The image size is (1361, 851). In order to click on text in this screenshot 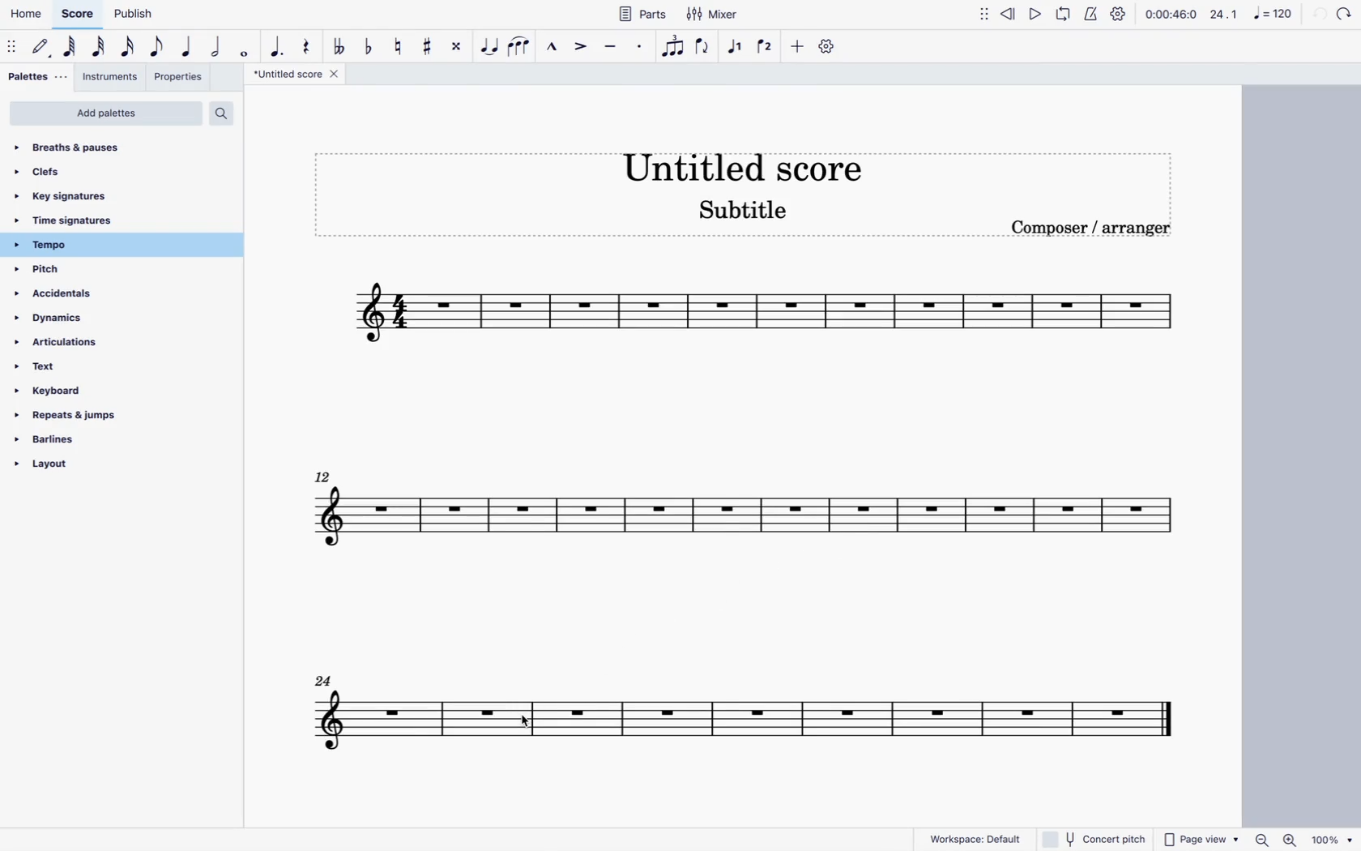, I will do `click(66, 368)`.